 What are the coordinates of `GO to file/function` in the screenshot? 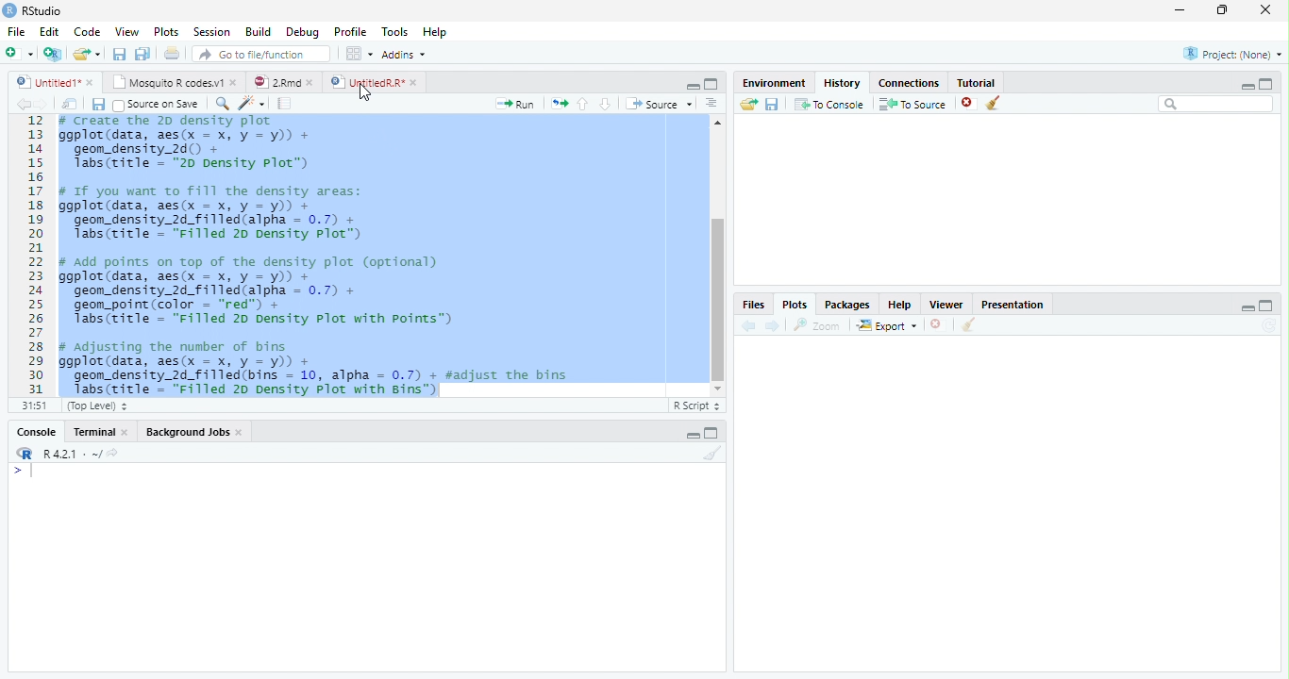 It's located at (258, 54).